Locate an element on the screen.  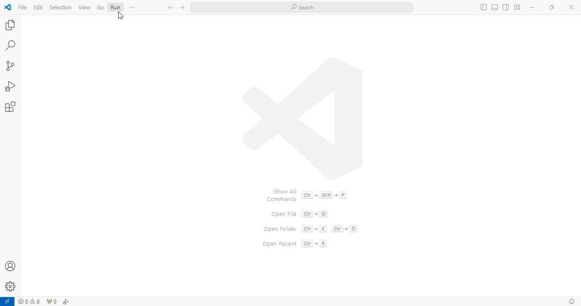
show all commands is located at coordinates (282, 194).